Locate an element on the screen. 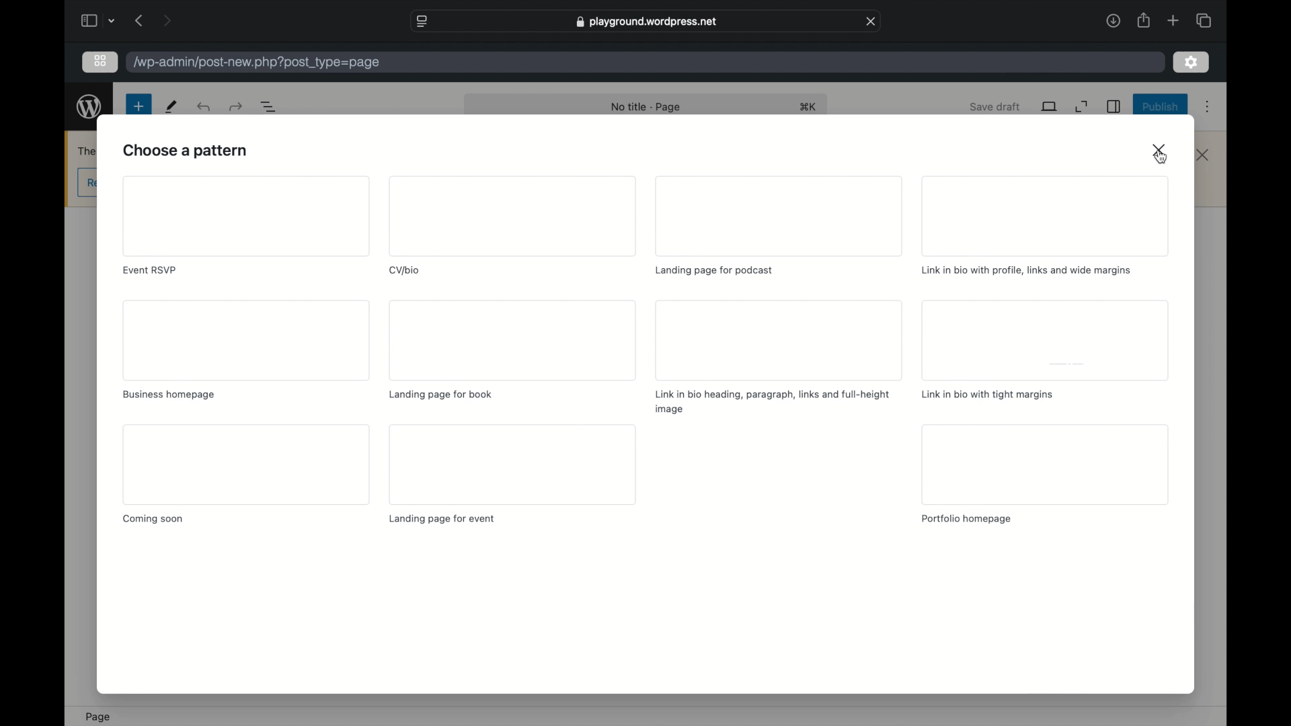 This screenshot has height=726, width=1291. obscure content is located at coordinates (90, 173).